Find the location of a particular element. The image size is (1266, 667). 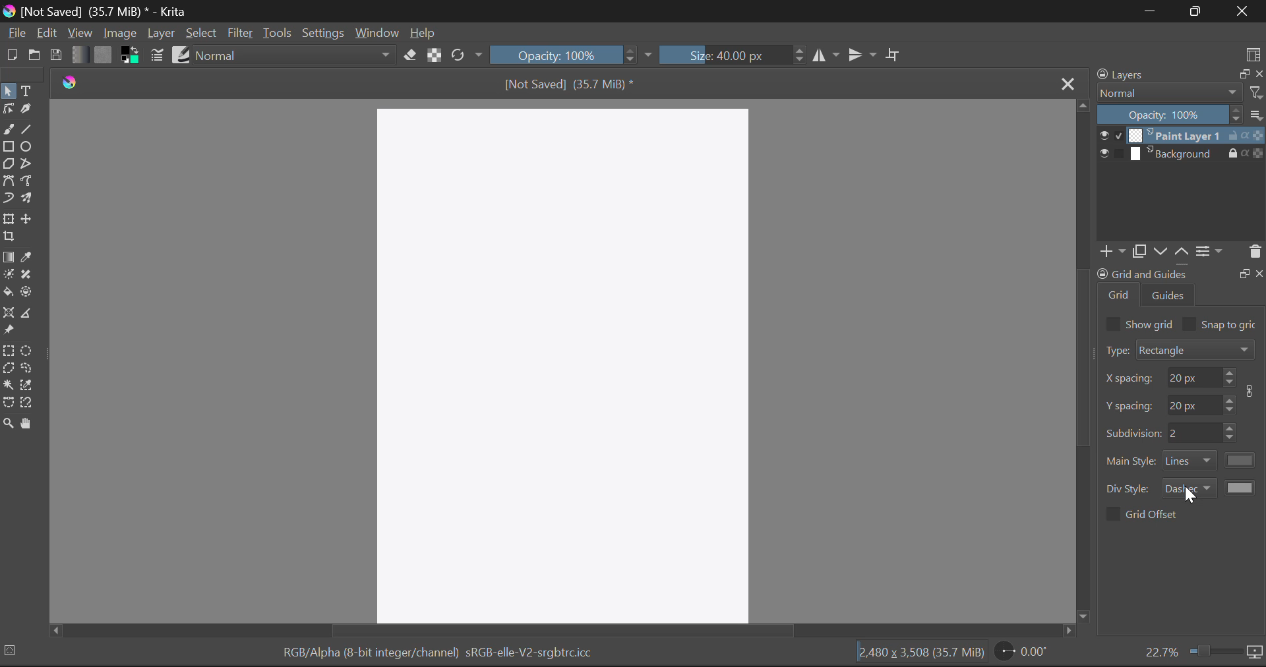

Colors in use is located at coordinates (131, 55).